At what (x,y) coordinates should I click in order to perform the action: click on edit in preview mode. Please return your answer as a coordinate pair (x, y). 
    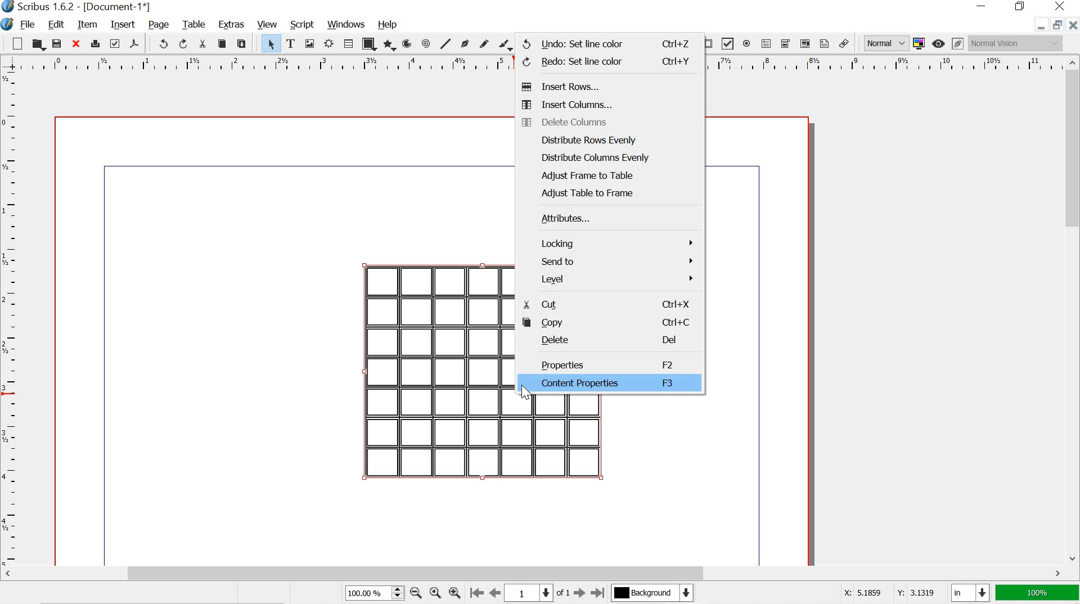
    Looking at the image, I should click on (957, 42).